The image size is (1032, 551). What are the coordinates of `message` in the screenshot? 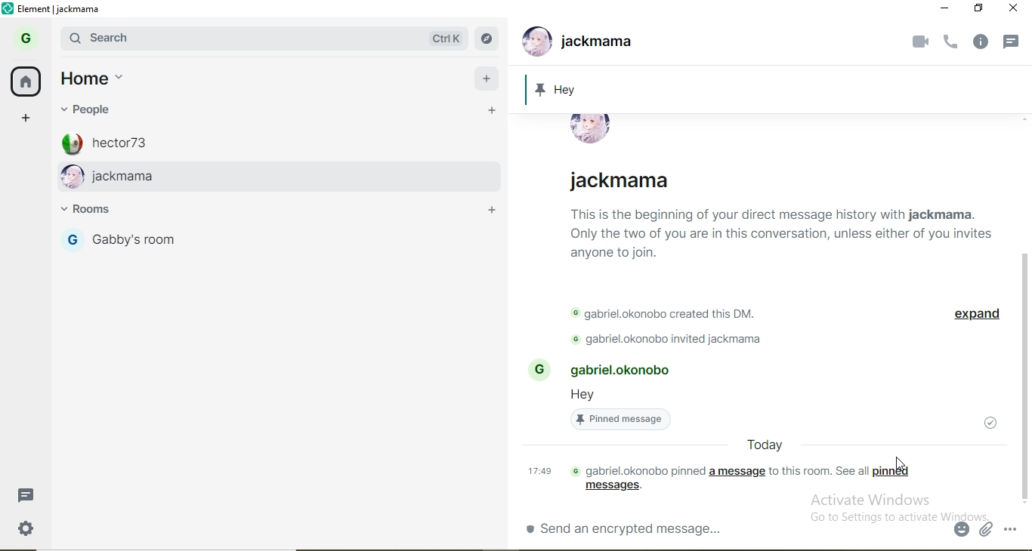 It's located at (736, 472).